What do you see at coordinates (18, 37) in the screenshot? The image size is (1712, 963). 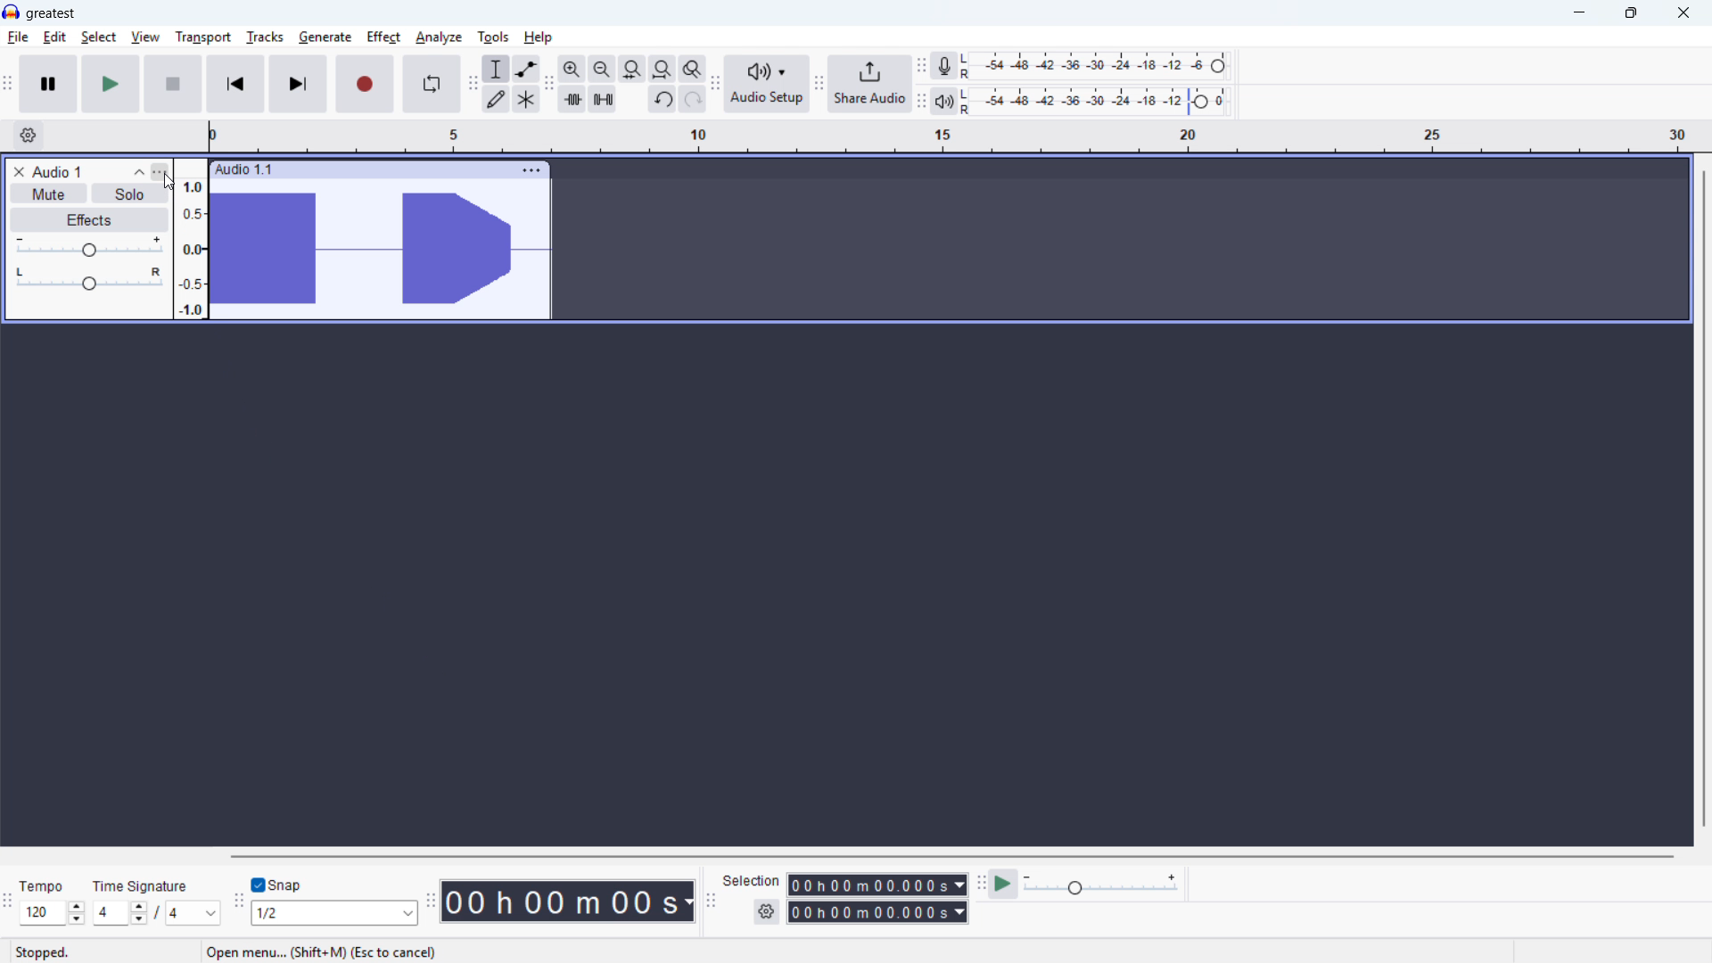 I see `File ` at bounding box center [18, 37].